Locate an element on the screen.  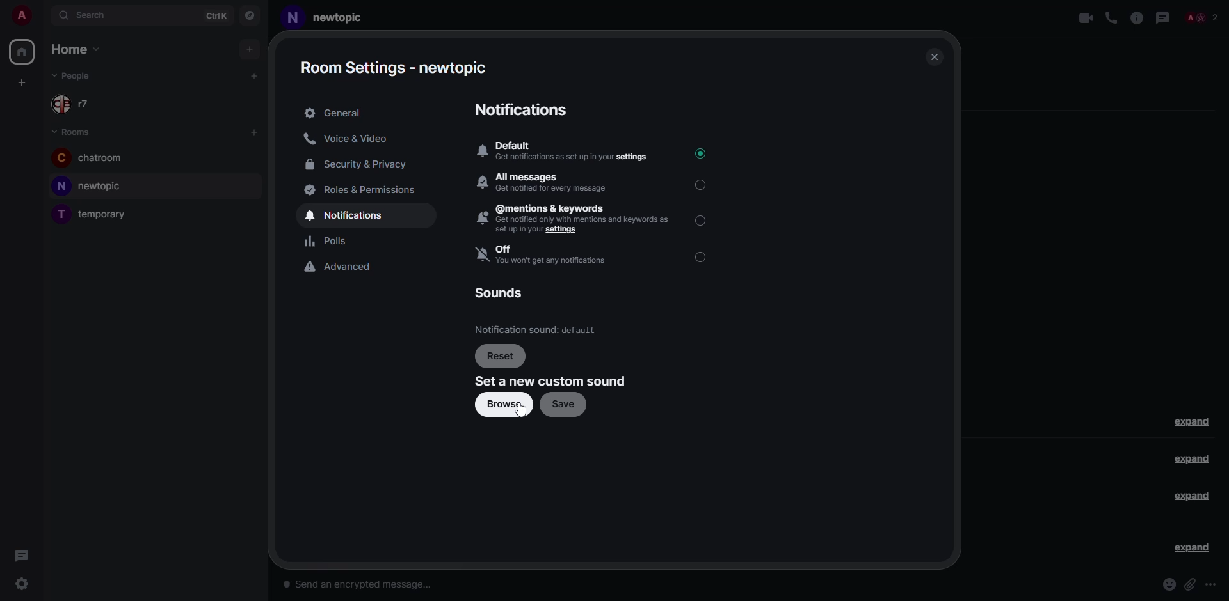
select is located at coordinates (703, 184).